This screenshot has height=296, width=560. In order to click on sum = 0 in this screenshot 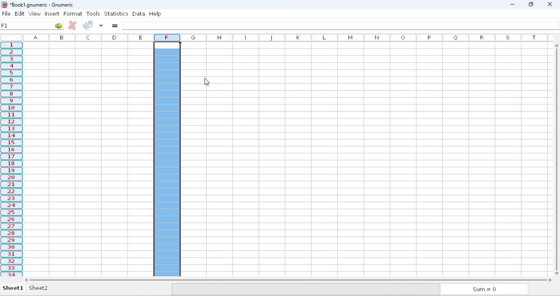, I will do `click(483, 289)`.